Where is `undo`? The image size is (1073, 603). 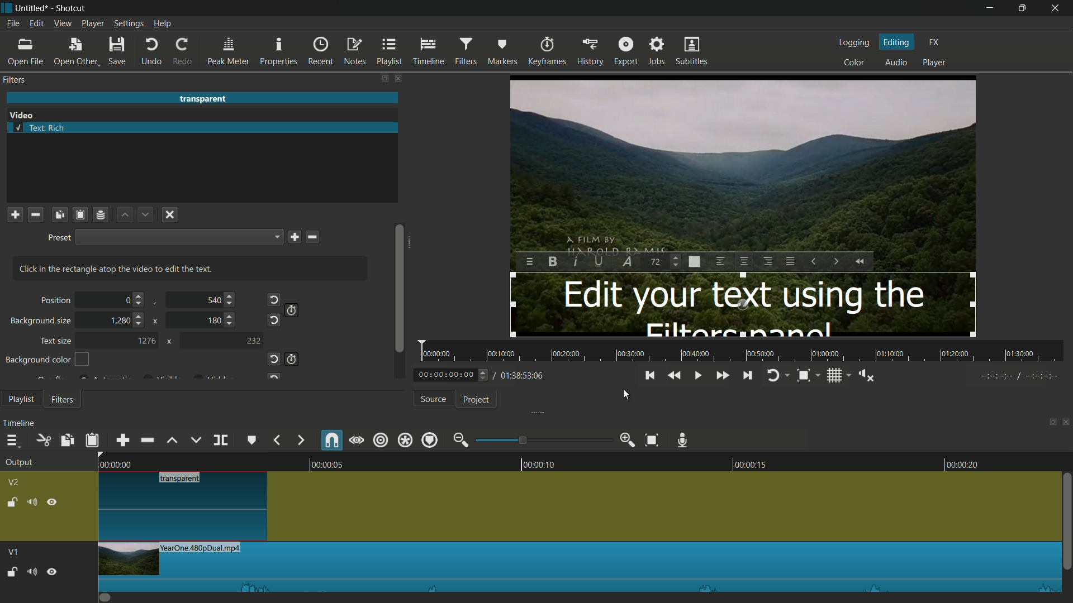 undo is located at coordinates (151, 52).